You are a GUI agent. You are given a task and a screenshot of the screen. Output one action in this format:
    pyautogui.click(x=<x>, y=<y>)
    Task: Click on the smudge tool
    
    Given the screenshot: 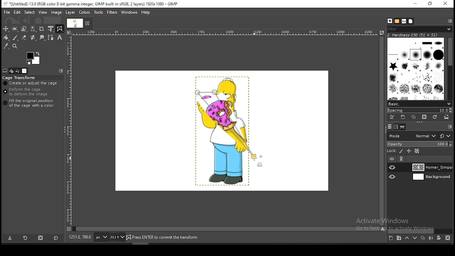 What is the action you would take?
    pyautogui.click(x=42, y=37)
    